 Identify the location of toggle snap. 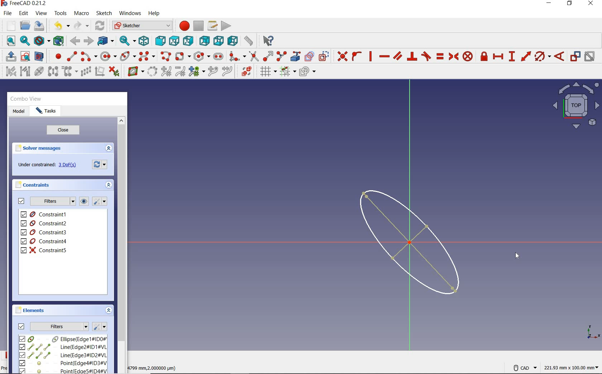
(287, 71).